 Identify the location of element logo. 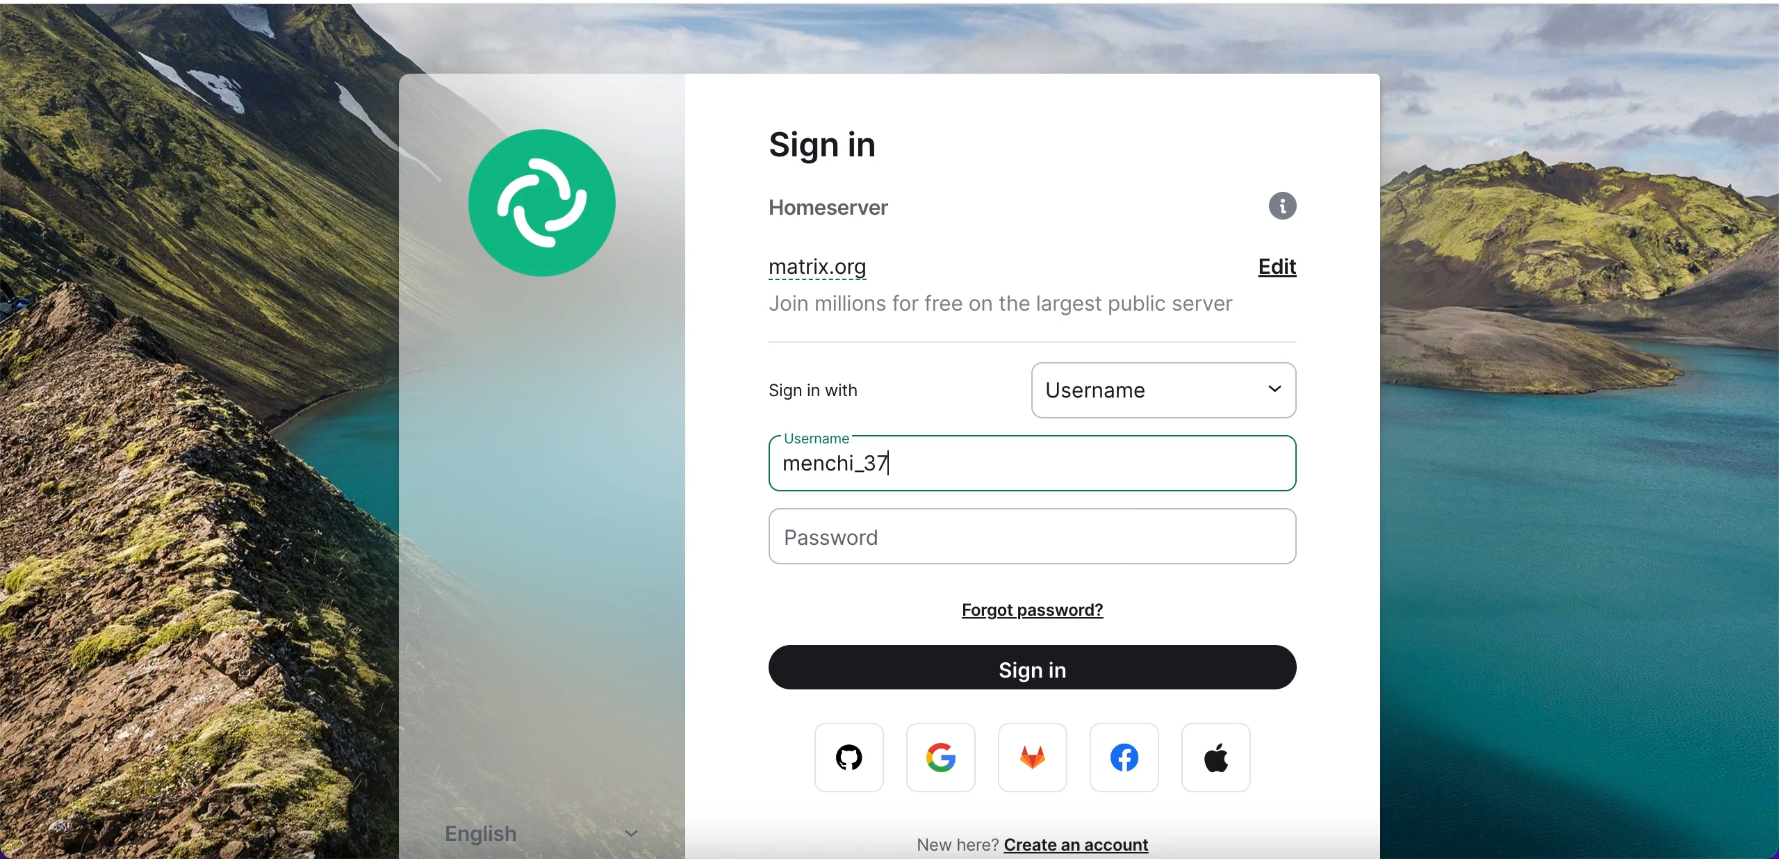
(559, 223).